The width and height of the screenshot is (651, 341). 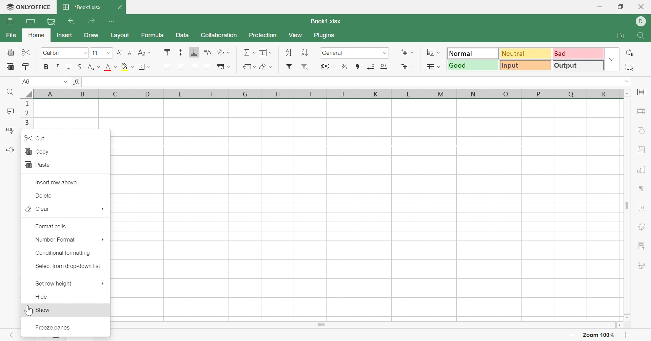 What do you see at coordinates (11, 336) in the screenshot?
I see `Previous` at bounding box center [11, 336].